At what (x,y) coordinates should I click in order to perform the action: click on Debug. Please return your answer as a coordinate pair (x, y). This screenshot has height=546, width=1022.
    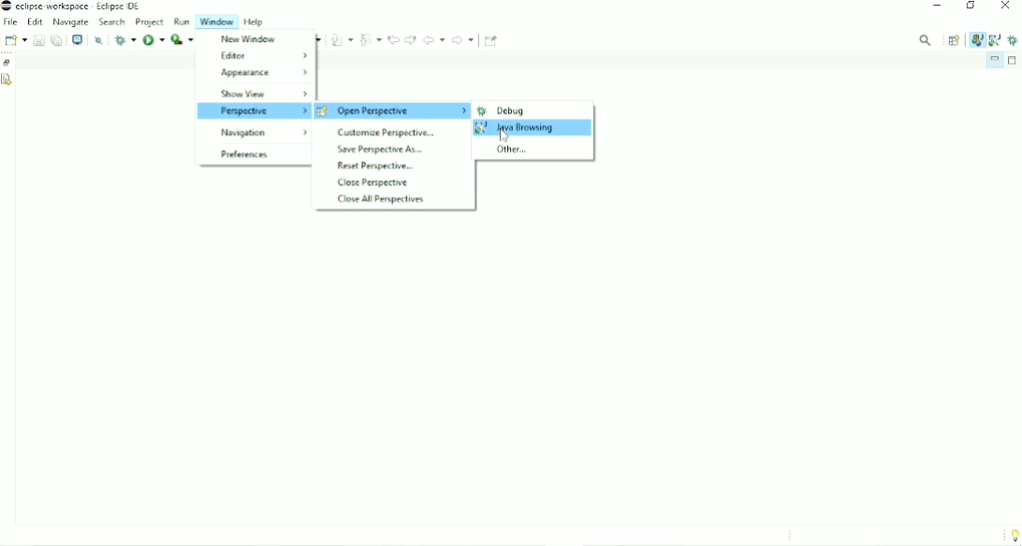
    Looking at the image, I should click on (503, 111).